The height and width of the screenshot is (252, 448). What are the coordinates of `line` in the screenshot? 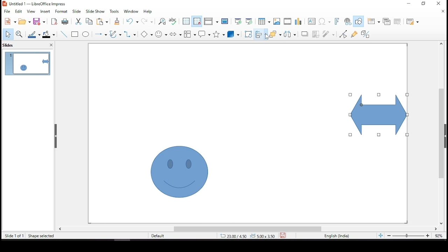 It's located at (64, 34).